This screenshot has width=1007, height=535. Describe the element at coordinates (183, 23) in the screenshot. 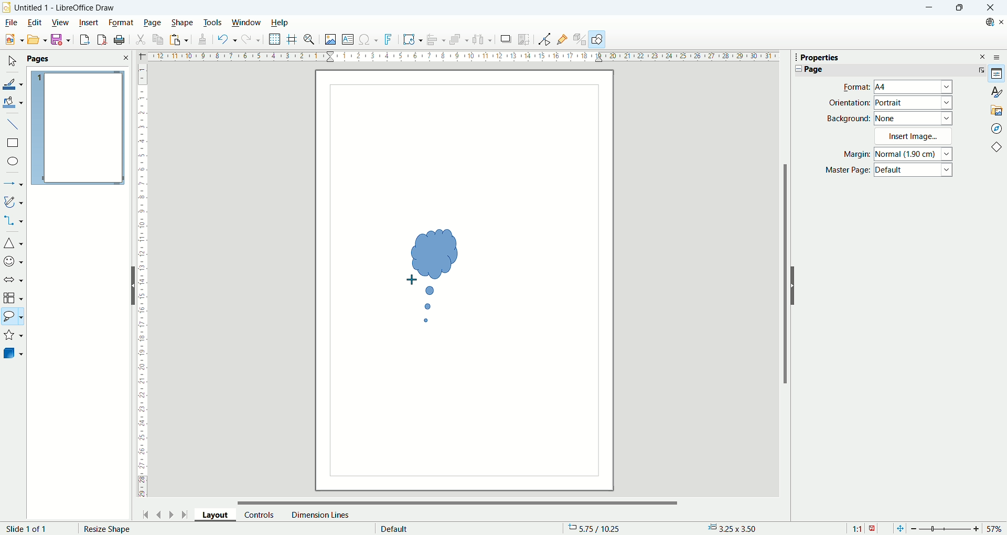

I see `shape` at that location.